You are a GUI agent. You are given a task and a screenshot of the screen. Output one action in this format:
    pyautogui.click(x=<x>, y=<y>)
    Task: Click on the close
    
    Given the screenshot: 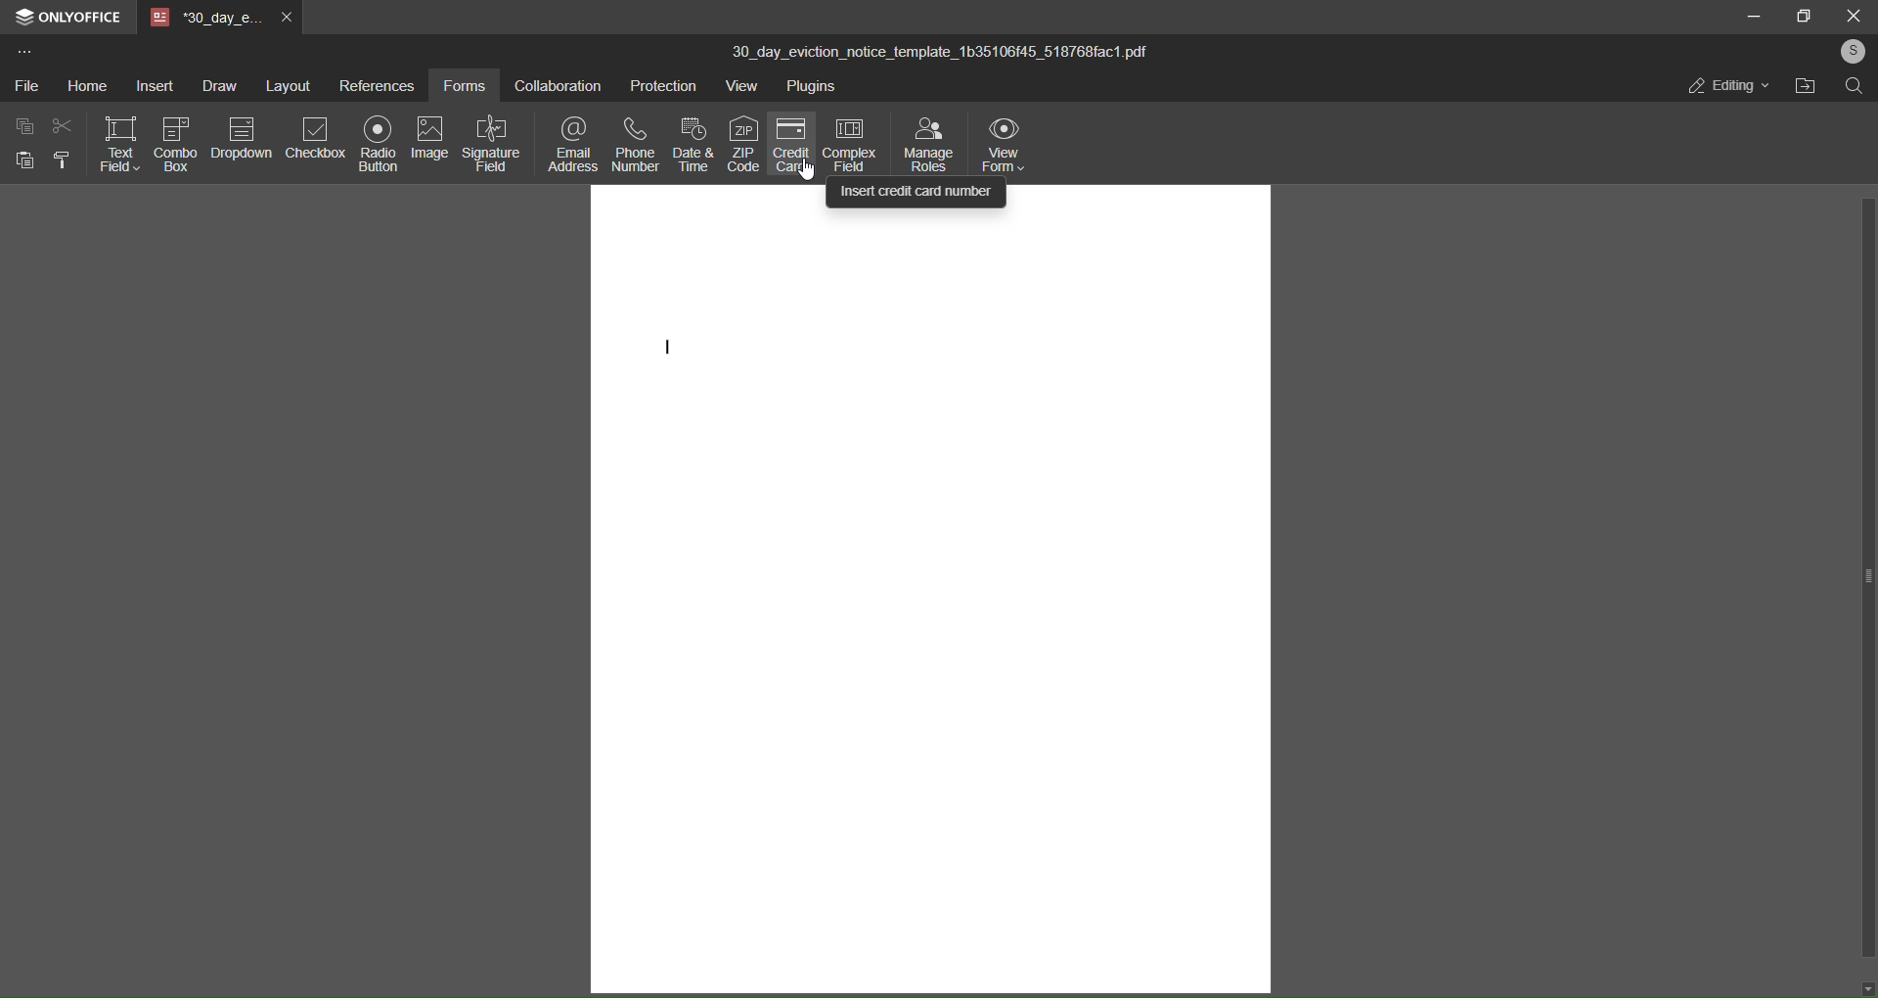 What is the action you would take?
    pyautogui.click(x=1851, y=15)
    